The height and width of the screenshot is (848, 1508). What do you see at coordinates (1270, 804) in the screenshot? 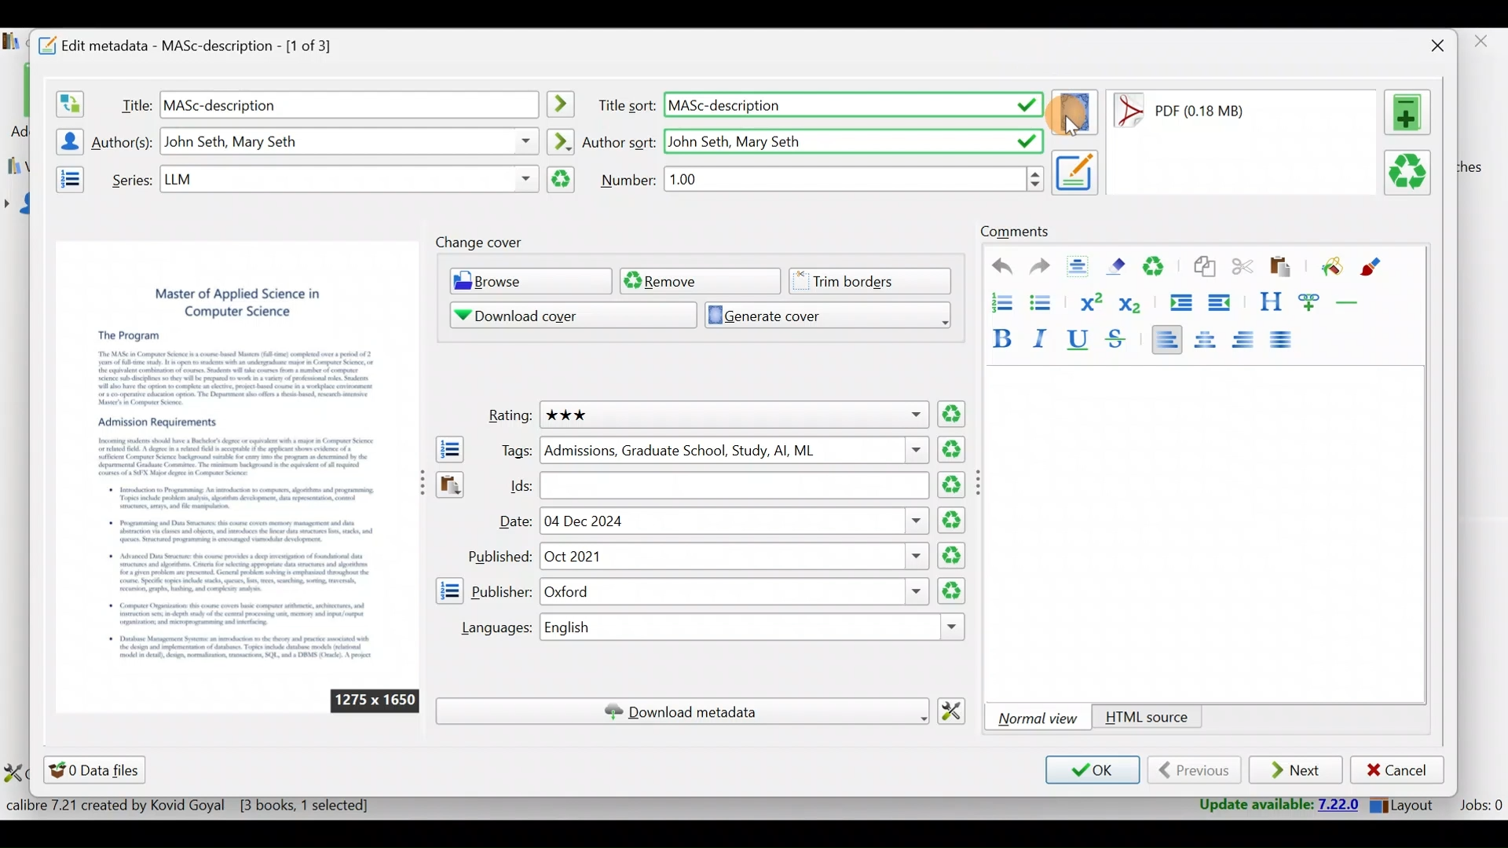
I see `Update` at bounding box center [1270, 804].